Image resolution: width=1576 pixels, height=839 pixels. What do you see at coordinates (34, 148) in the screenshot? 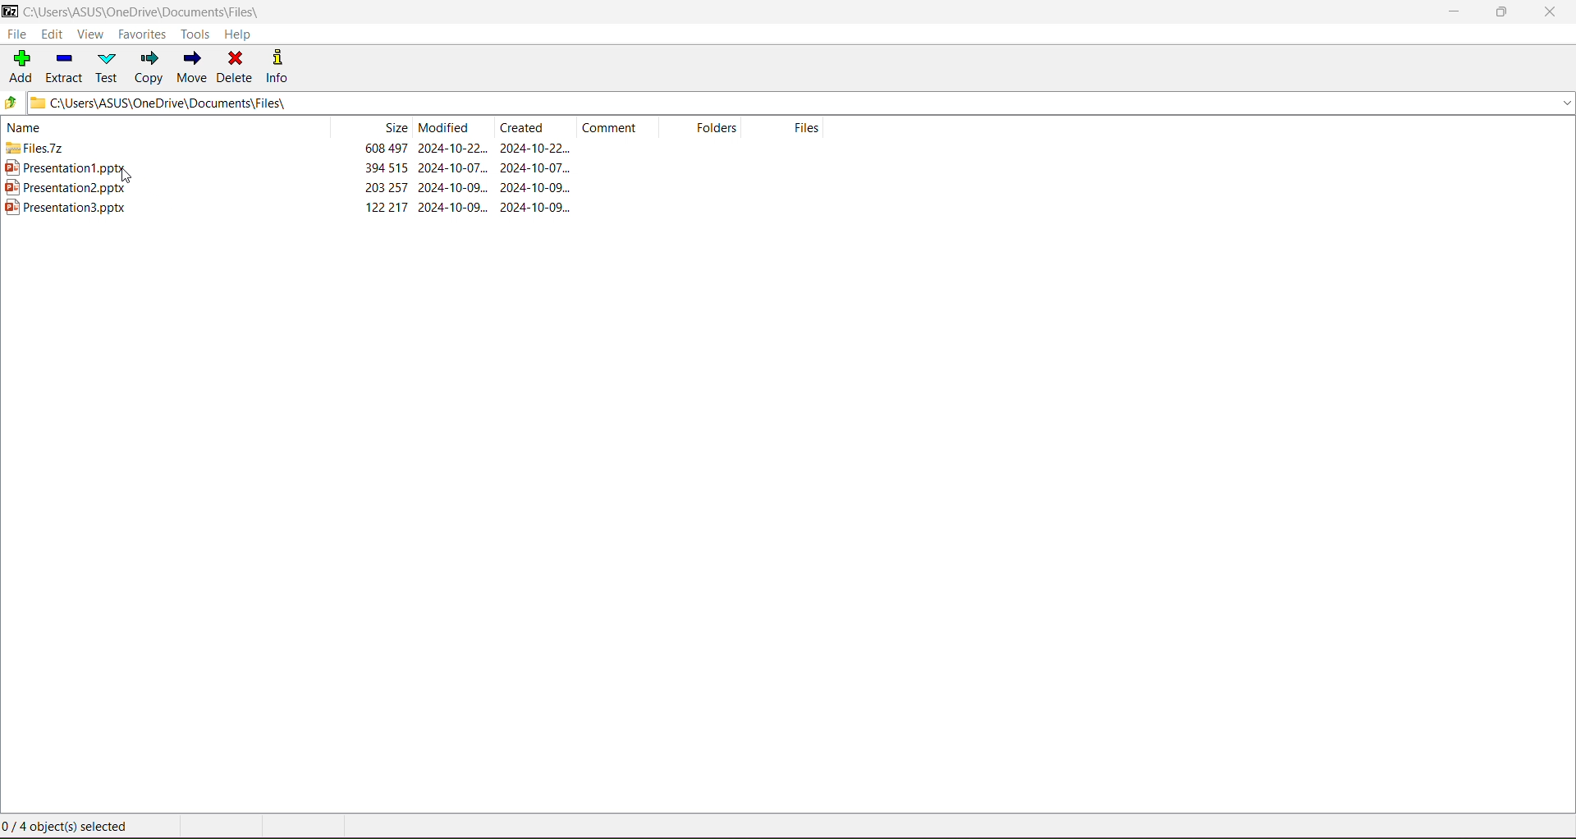
I see `files.7z` at bounding box center [34, 148].